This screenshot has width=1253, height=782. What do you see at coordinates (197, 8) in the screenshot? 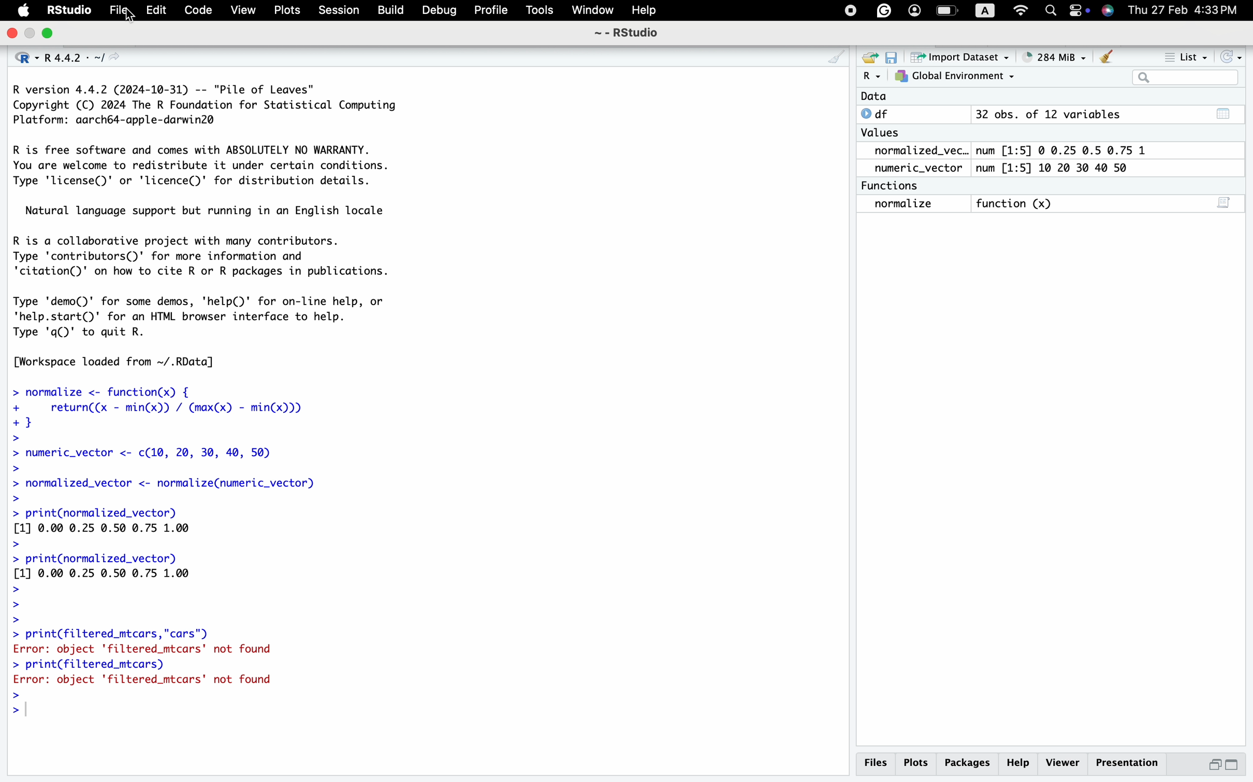
I see `Code` at bounding box center [197, 8].